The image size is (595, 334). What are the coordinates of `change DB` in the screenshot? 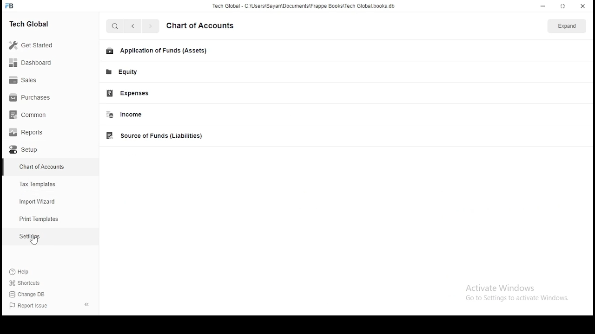 It's located at (25, 295).